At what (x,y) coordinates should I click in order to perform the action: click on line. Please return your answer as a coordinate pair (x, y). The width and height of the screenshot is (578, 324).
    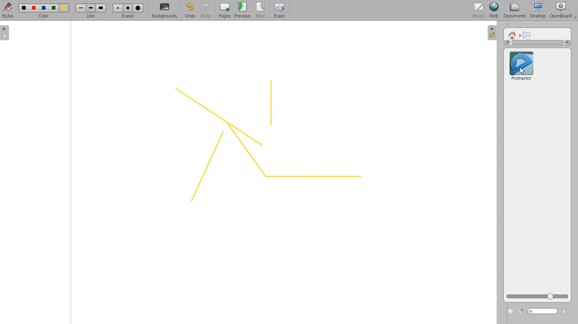
    Looking at the image, I should click on (92, 17).